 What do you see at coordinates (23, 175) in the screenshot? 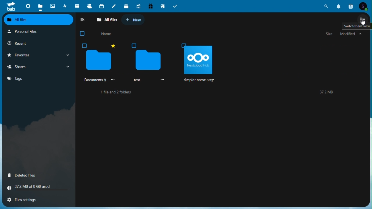
I see `Deleted files` at bounding box center [23, 175].